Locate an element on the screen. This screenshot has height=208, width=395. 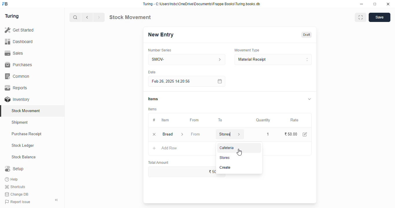
report issue is located at coordinates (18, 202).